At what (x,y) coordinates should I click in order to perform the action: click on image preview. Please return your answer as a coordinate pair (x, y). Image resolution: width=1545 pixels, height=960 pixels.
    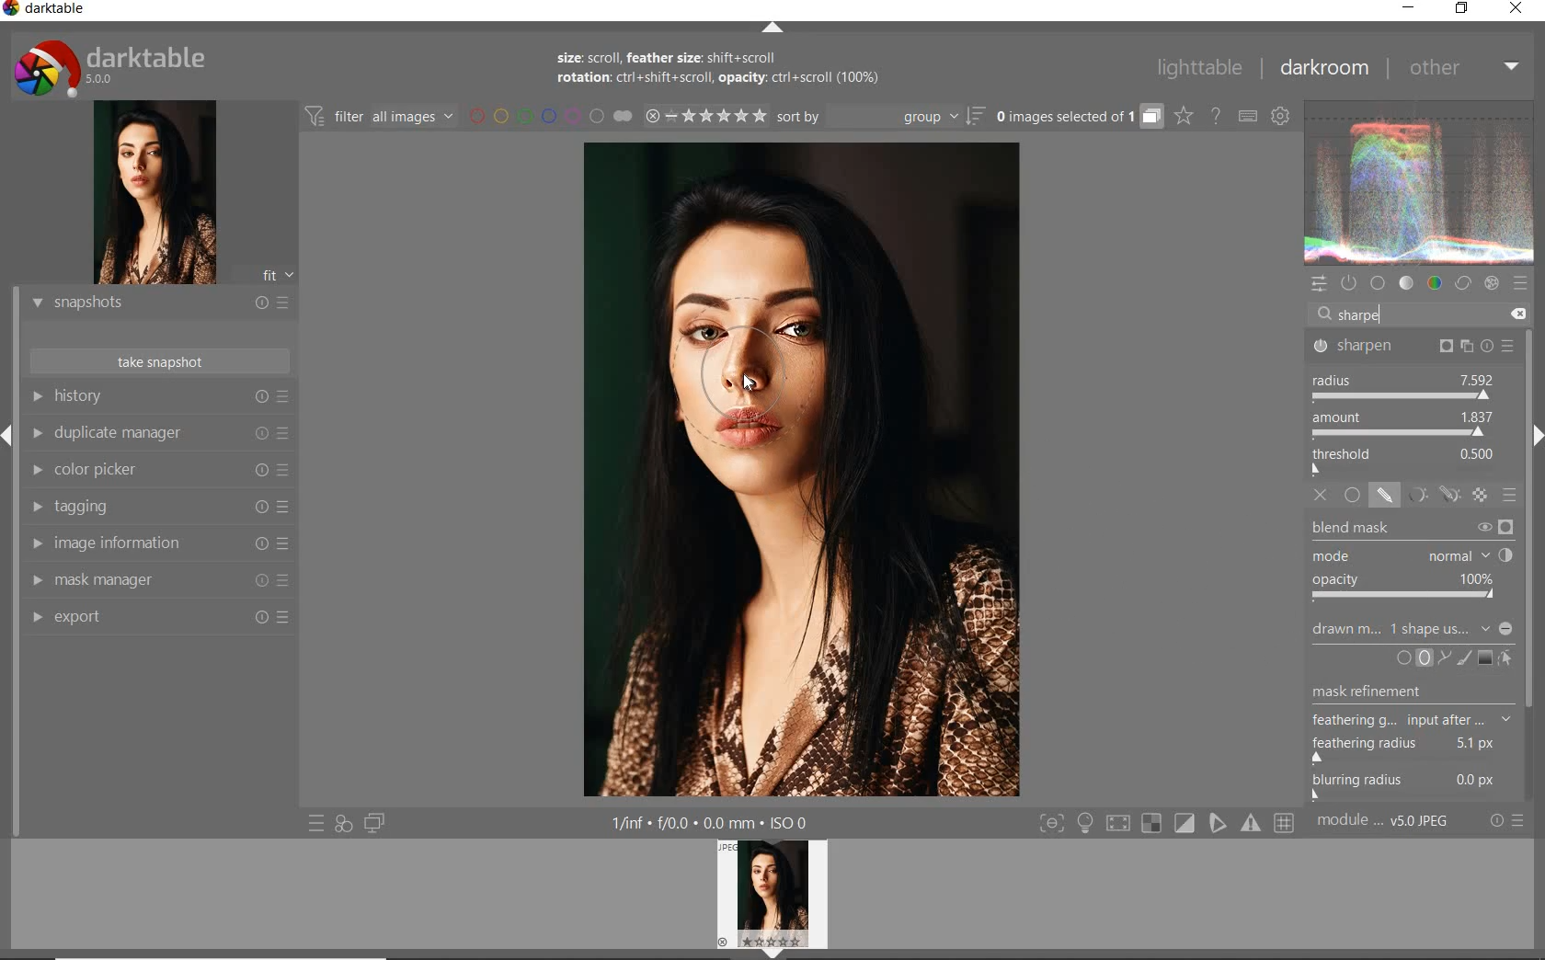
    Looking at the image, I should click on (148, 192).